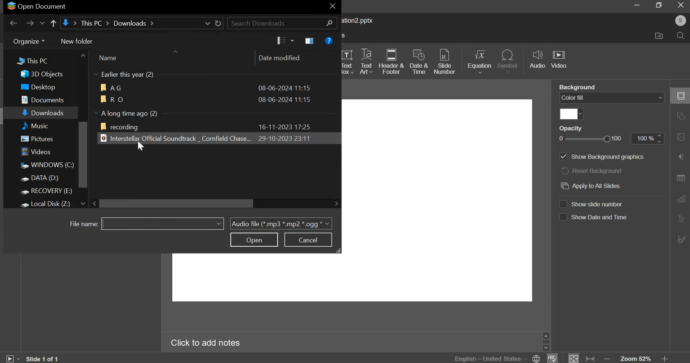  Describe the element at coordinates (40, 59) in the screenshot. I see `This PC` at that location.